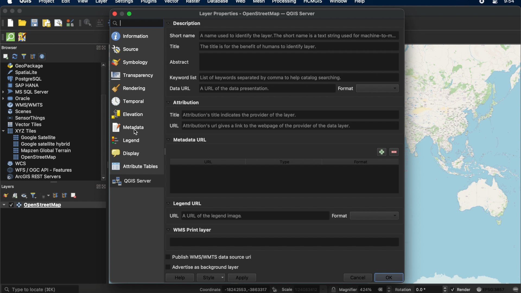 The image size is (521, 293). Describe the element at coordinates (11, 23) in the screenshot. I see `new project` at that location.